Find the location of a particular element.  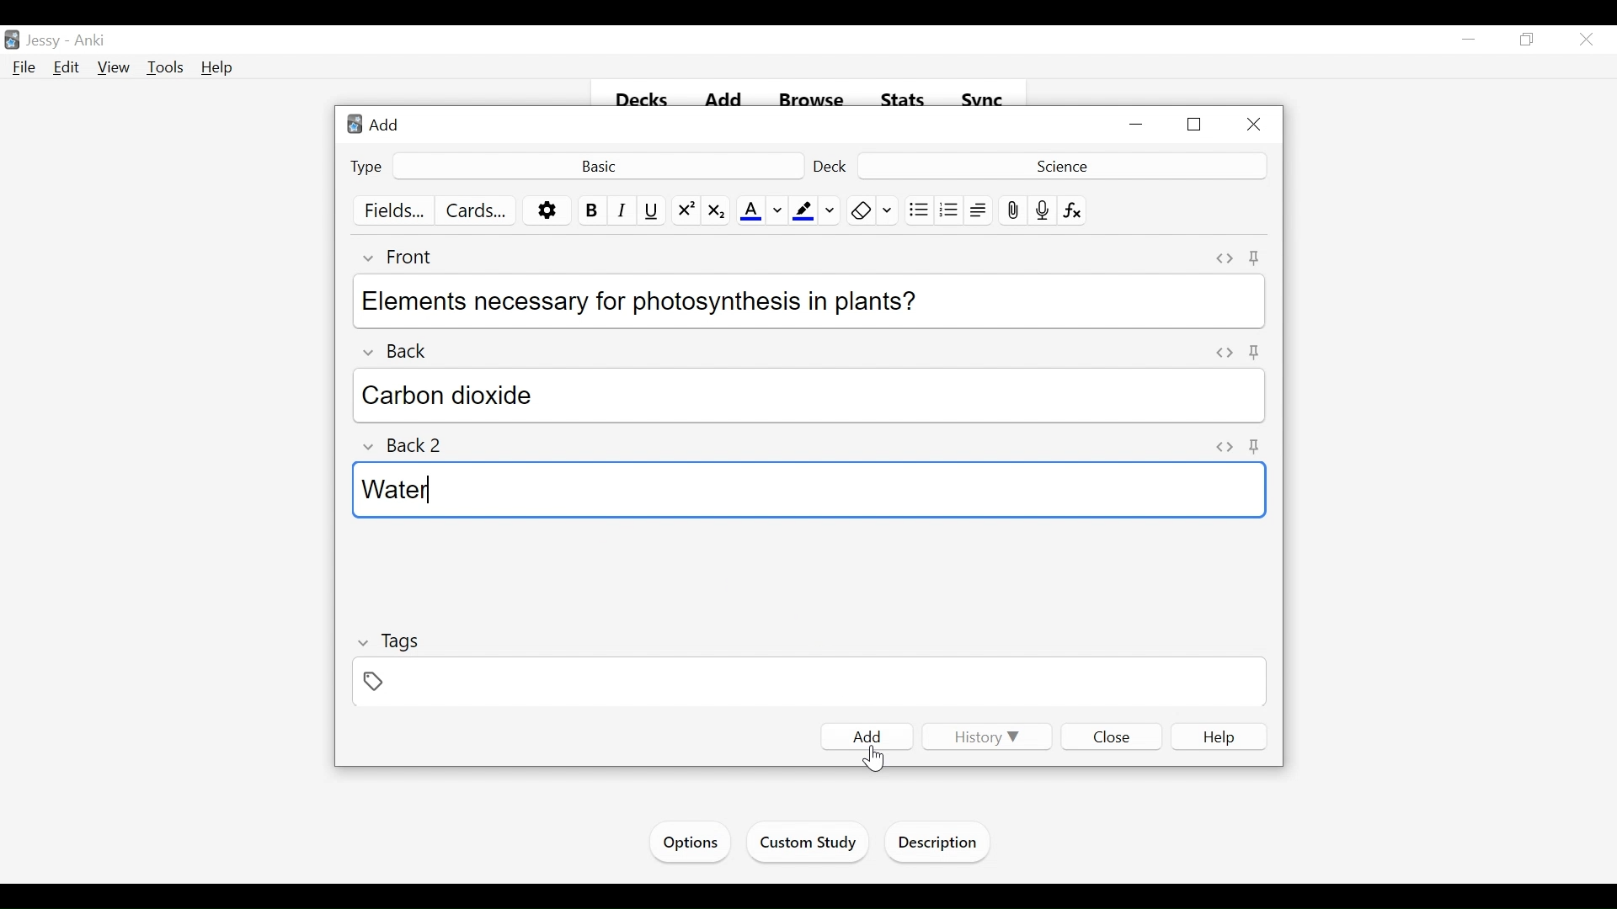

File is located at coordinates (24, 68).